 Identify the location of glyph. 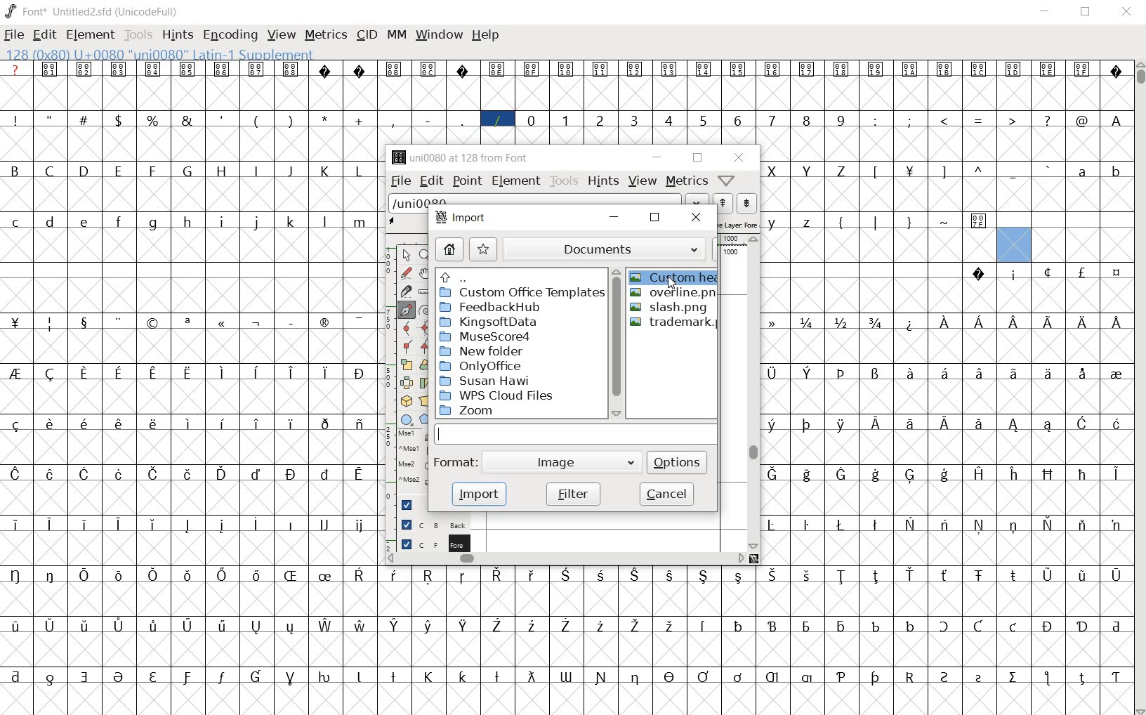
(393, 676).